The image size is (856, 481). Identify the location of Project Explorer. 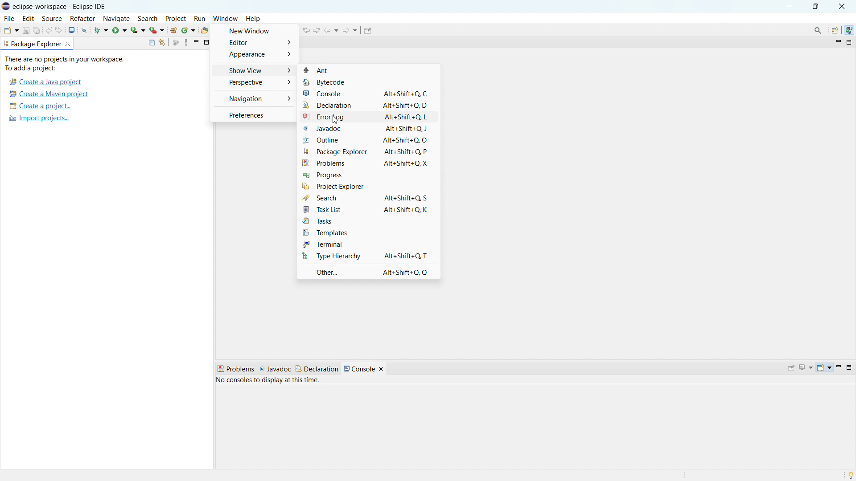
(362, 186).